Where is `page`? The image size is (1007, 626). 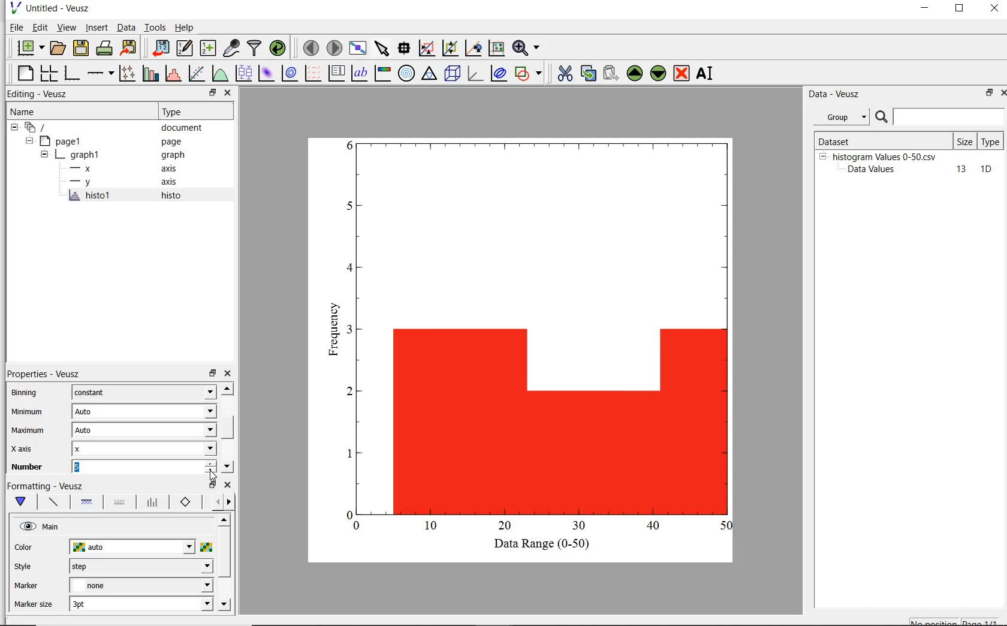
page is located at coordinates (177, 142).